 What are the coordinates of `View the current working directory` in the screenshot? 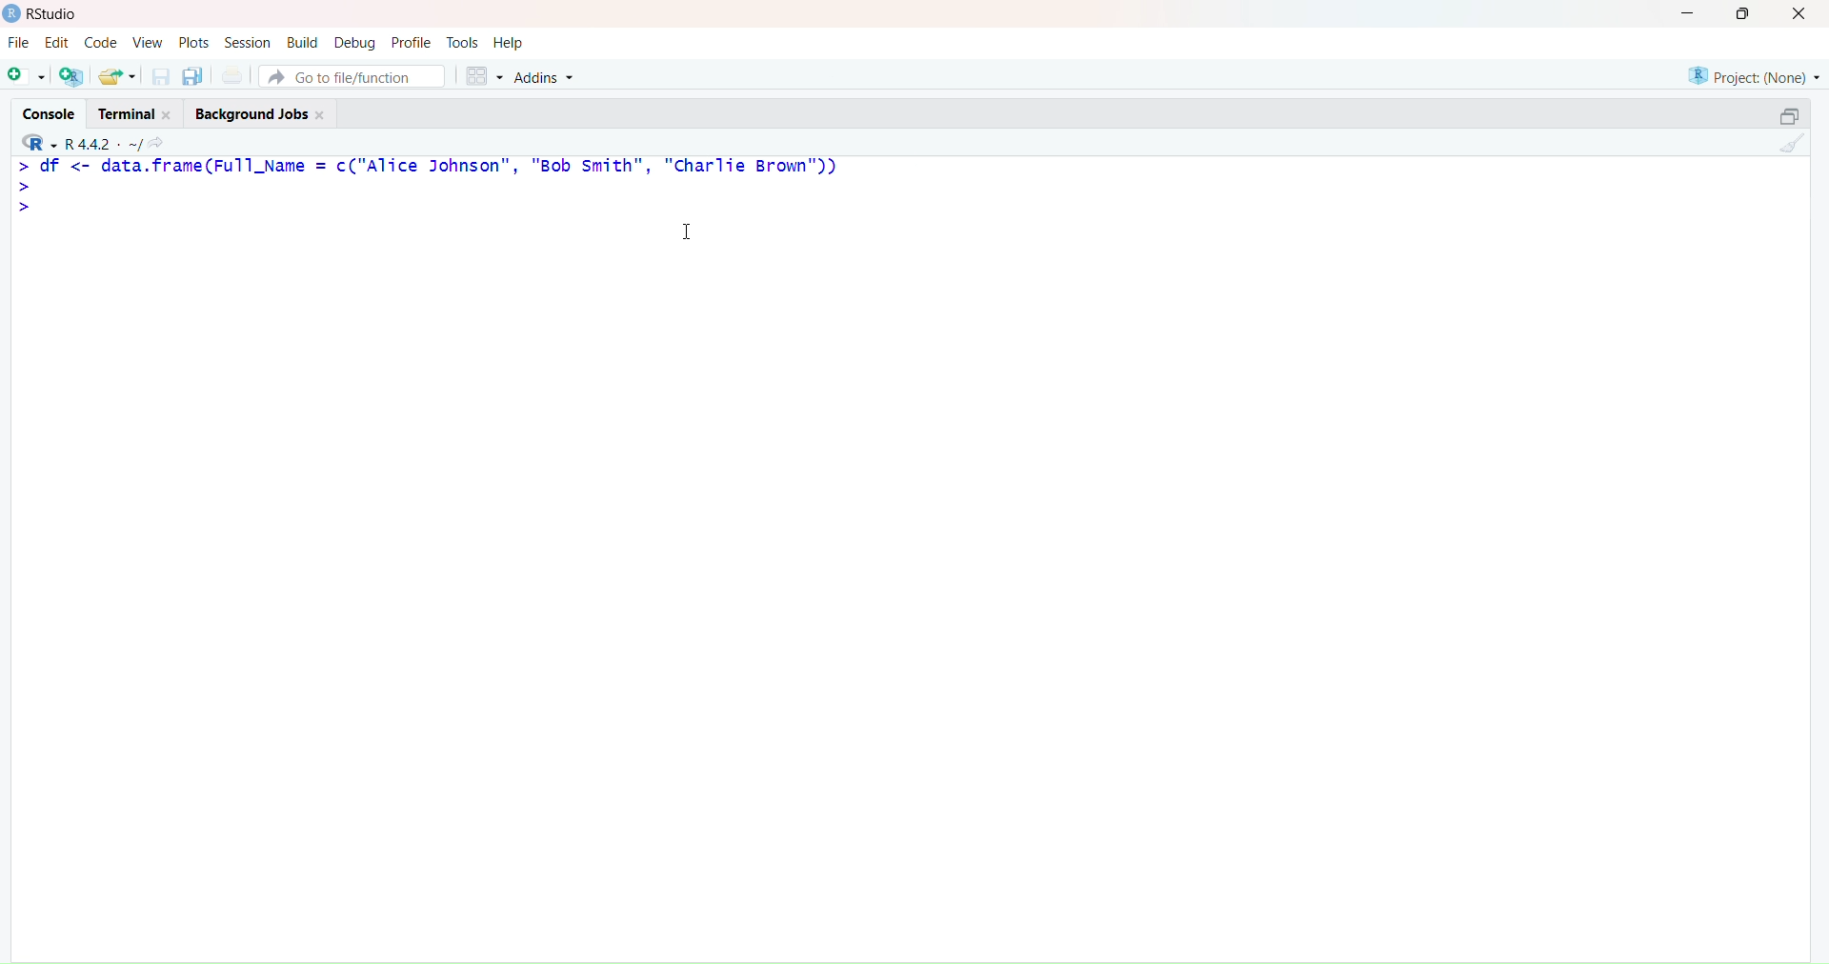 It's located at (160, 142).